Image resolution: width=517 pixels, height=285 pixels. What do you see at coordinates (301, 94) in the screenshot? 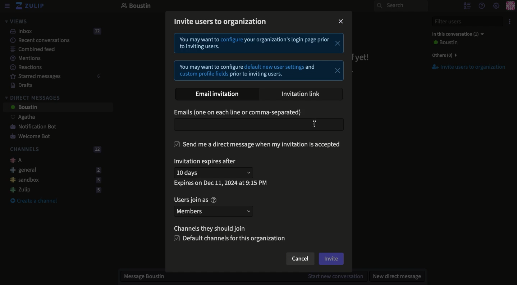
I see `Invitation link` at bounding box center [301, 94].